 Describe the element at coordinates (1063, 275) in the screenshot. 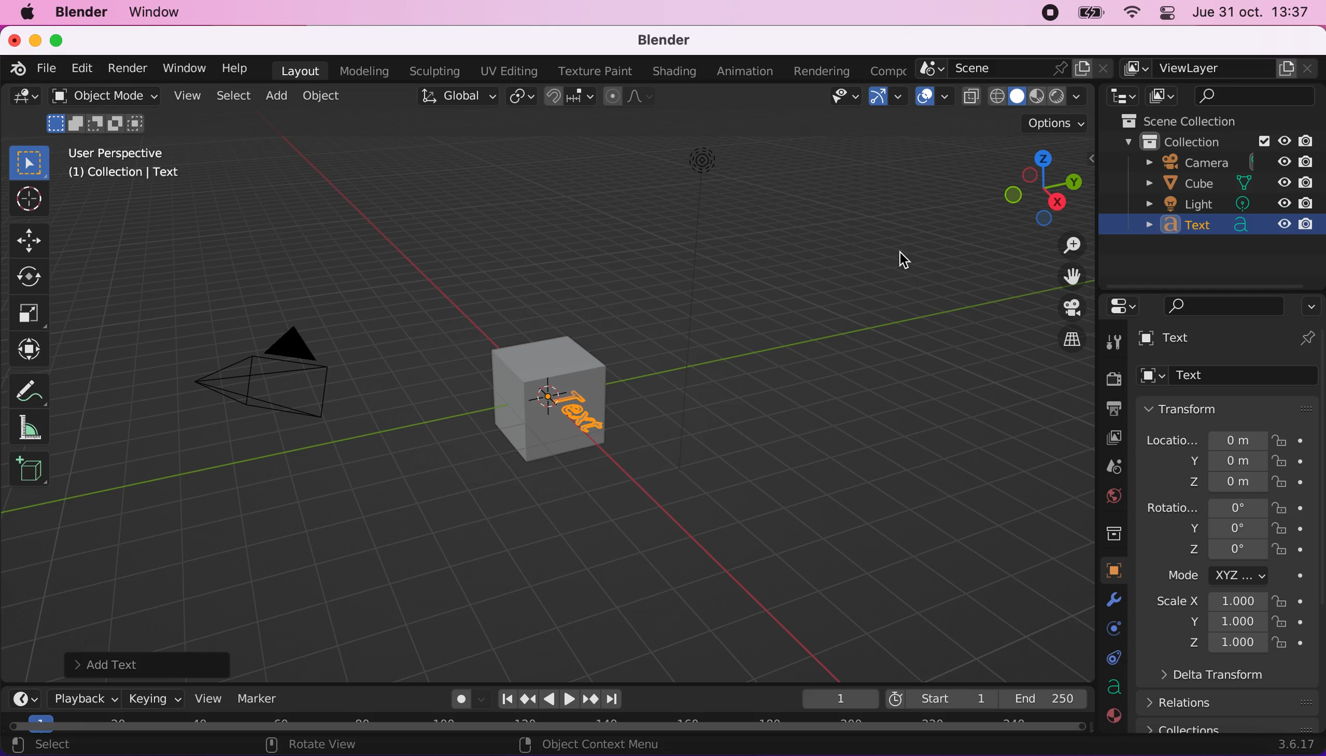

I see `move the view` at that location.